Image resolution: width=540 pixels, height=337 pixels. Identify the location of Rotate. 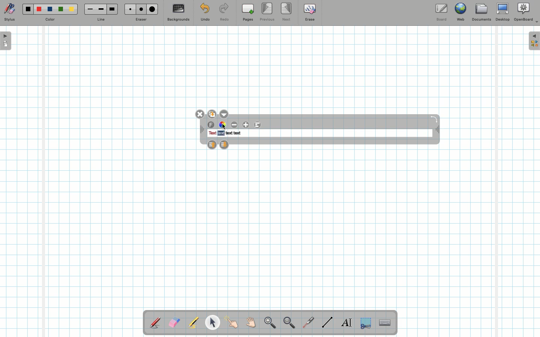
(434, 119).